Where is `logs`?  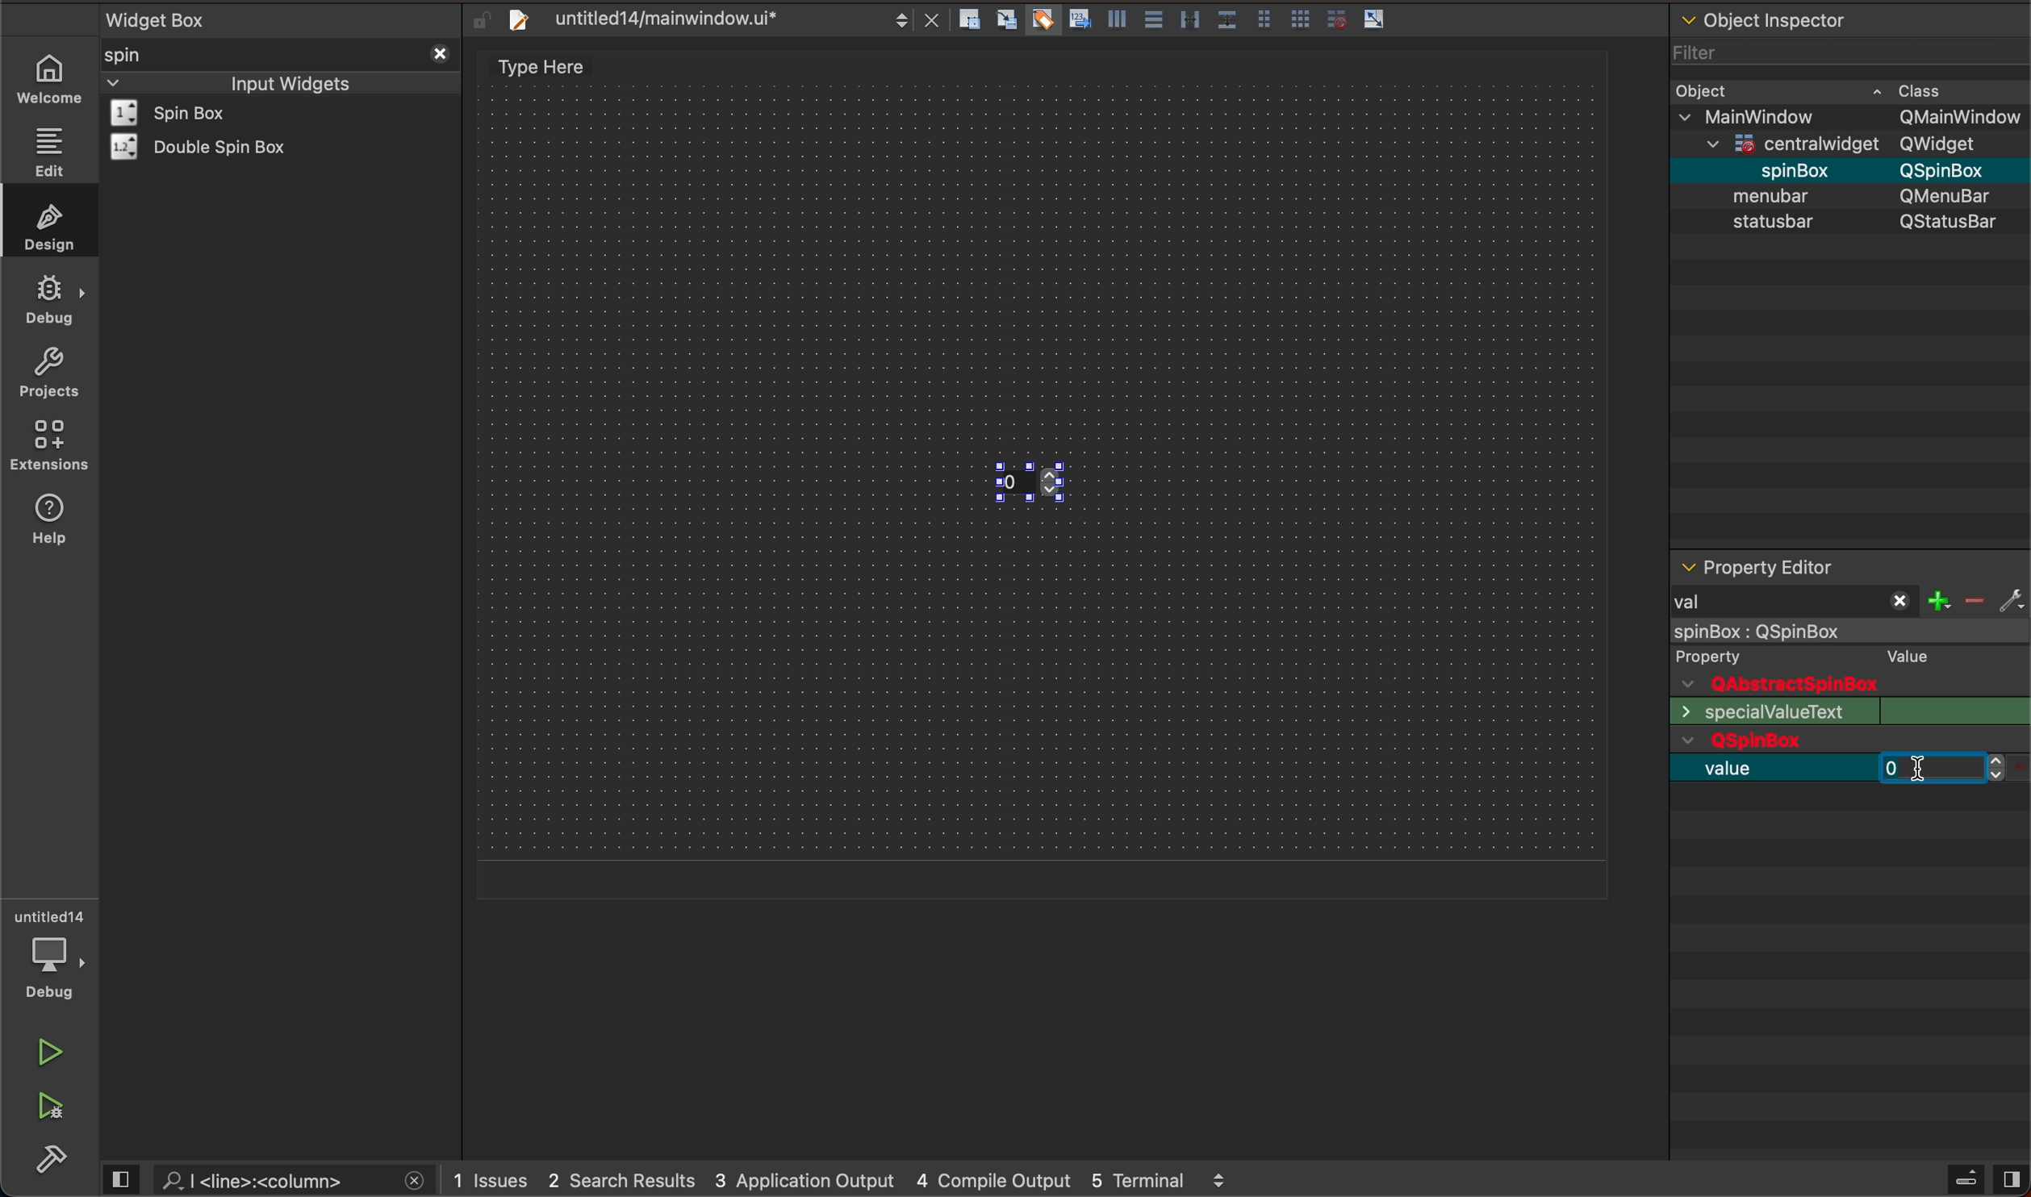
logs is located at coordinates (856, 1181).